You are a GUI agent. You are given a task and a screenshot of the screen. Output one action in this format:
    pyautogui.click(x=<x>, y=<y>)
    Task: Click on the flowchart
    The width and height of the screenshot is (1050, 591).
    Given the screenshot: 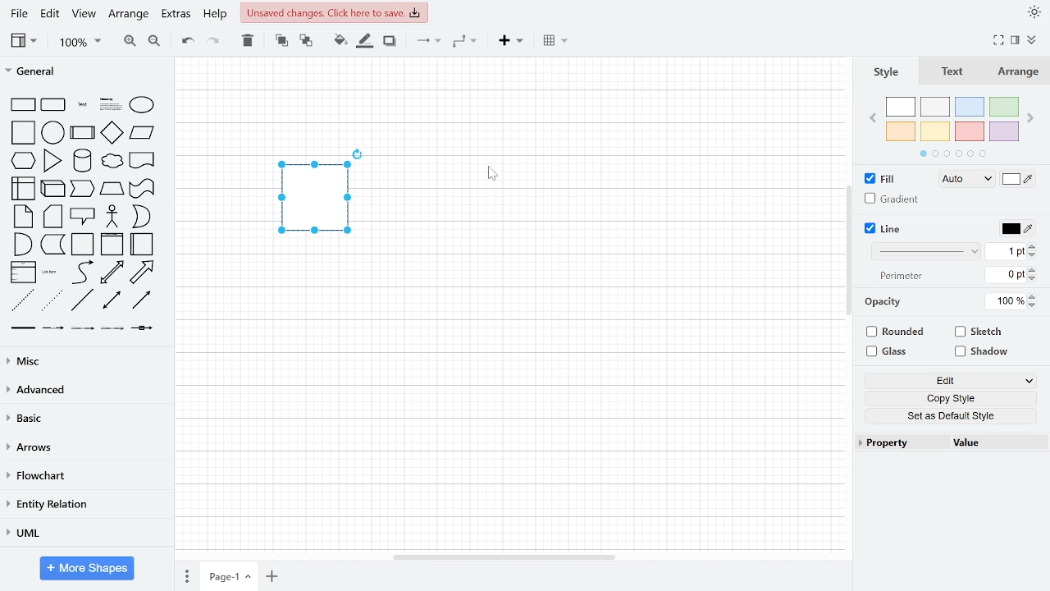 What is the action you would take?
    pyautogui.click(x=81, y=475)
    